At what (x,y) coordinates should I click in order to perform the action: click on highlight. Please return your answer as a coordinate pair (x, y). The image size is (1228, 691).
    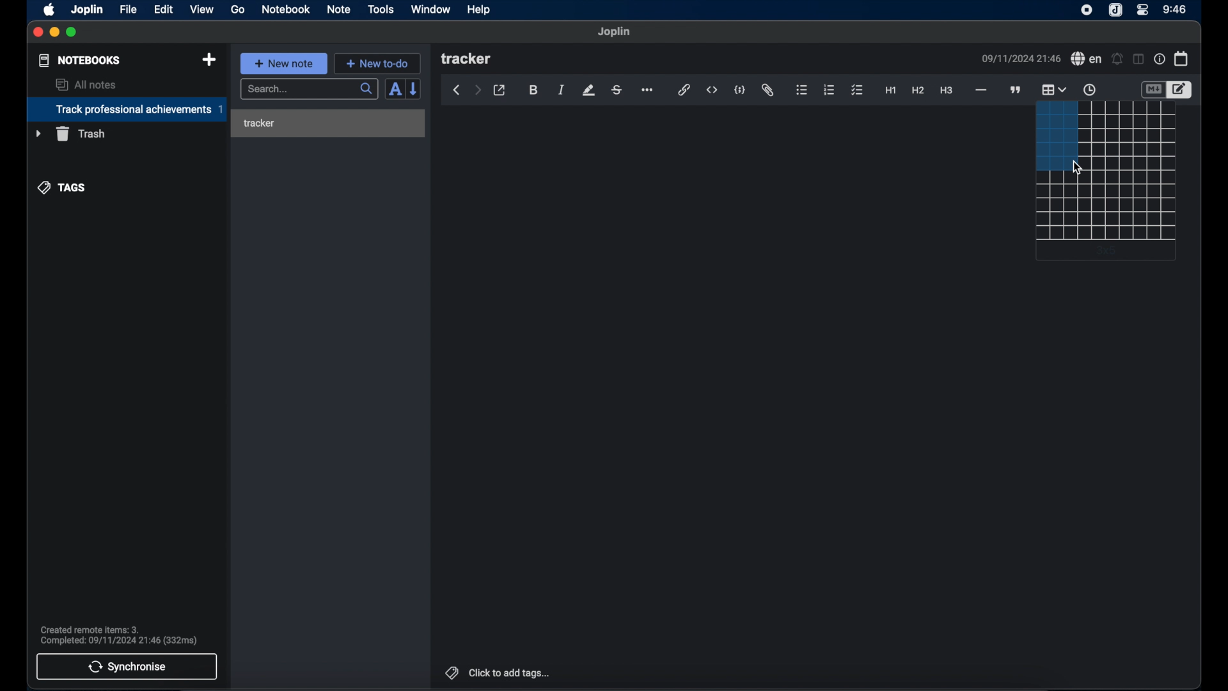
    Looking at the image, I should click on (588, 90).